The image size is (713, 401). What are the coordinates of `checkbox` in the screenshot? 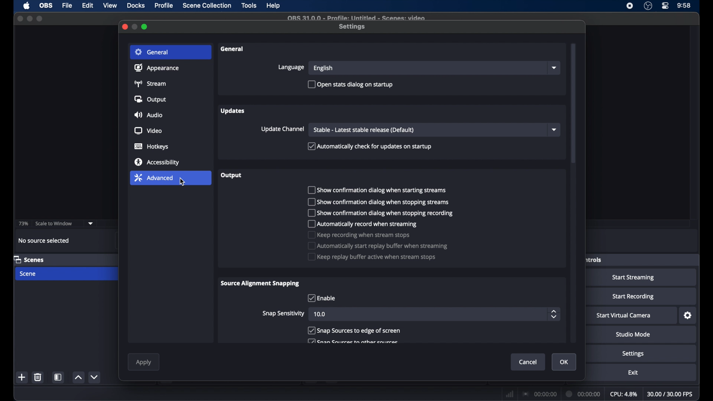 It's located at (377, 202).